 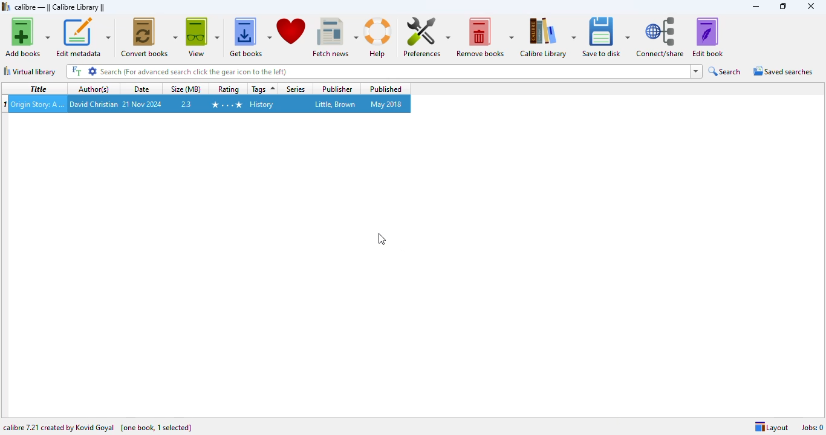 I want to click on rating, so click(x=228, y=89).